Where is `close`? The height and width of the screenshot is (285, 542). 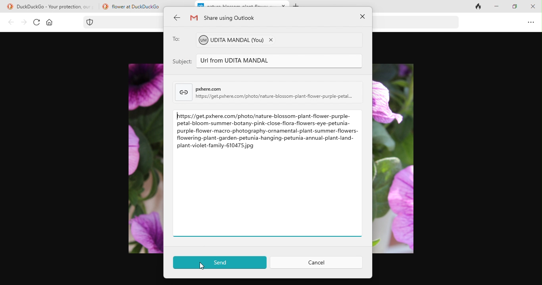 close is located at coordinates (285, 4).